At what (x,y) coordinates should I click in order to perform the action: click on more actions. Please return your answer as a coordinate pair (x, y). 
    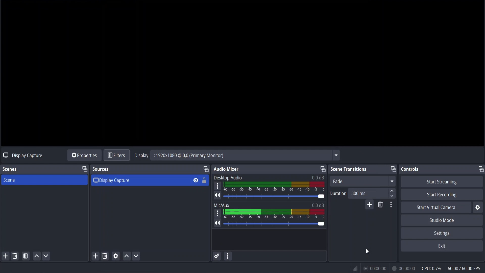
    Looking at the image, I should click on (228, 256).